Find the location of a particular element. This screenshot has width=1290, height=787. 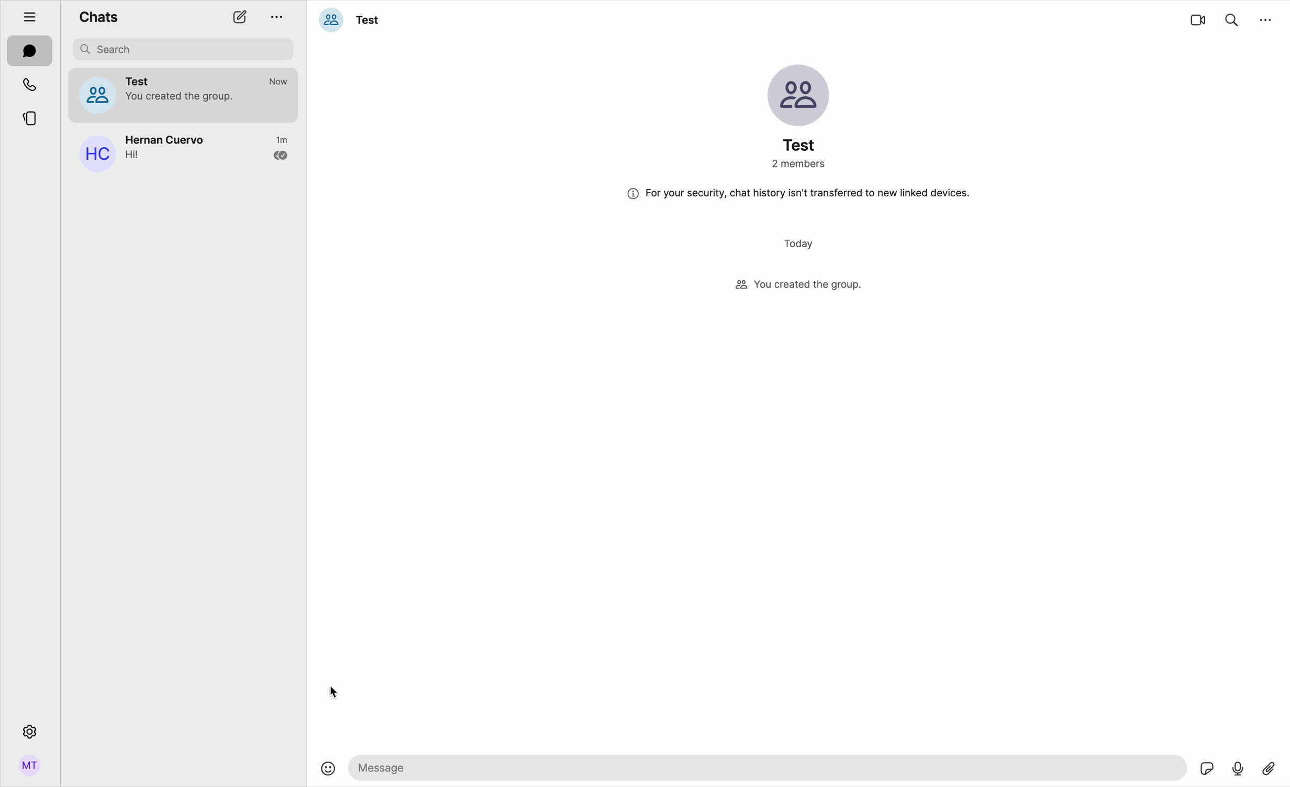

calls is located at coordinates (31, 84).